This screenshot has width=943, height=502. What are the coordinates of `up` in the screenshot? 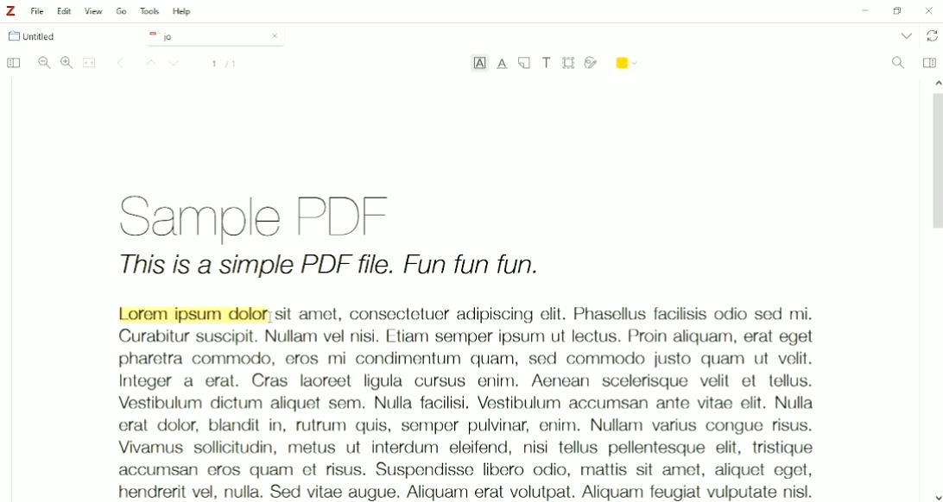 It's located at (934, 81).